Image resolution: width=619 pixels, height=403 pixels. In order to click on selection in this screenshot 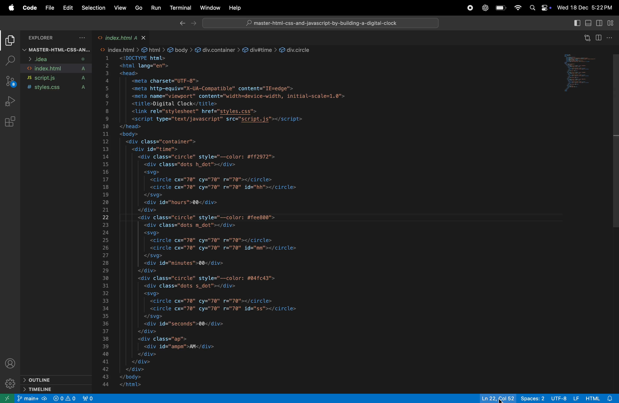, I will do `click(93, 8)`.